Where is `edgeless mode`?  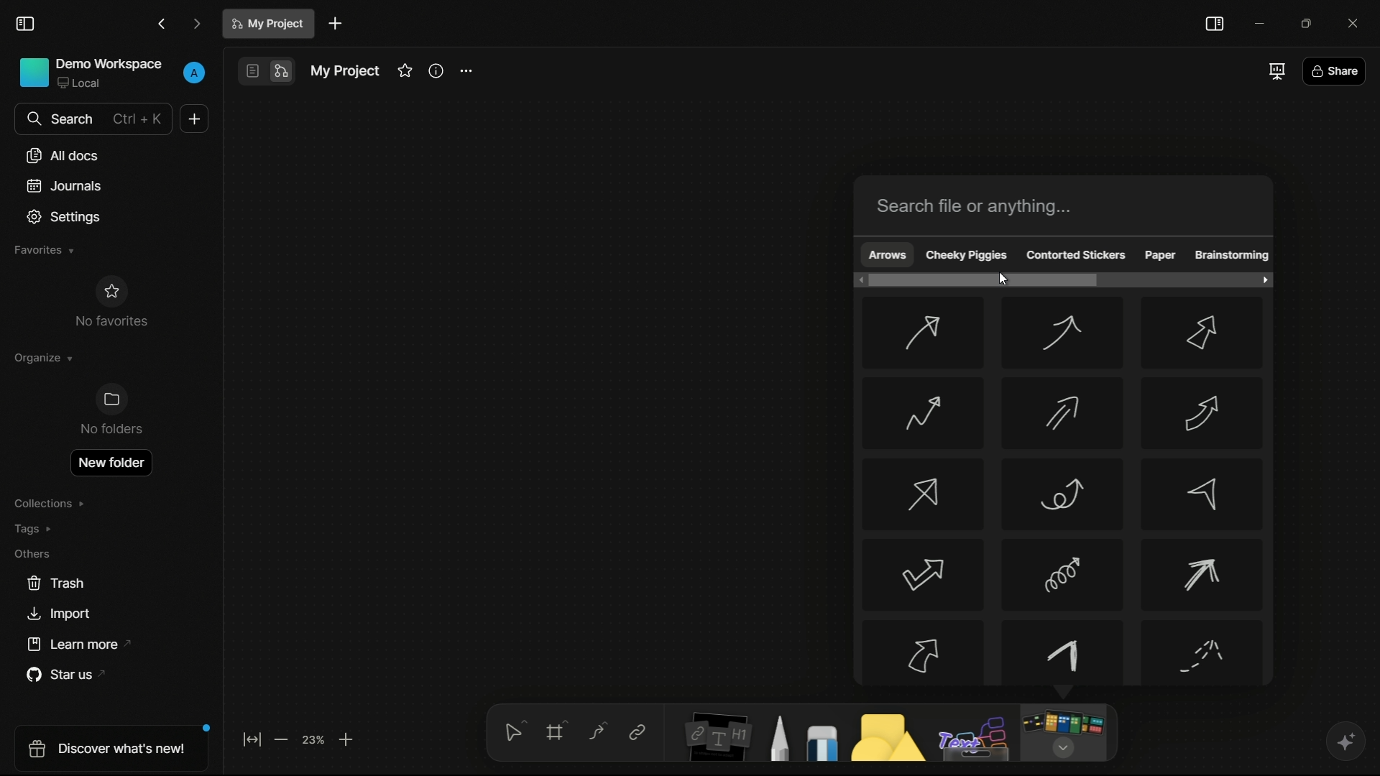 edgeless mode is located at coordinates (280, 72).